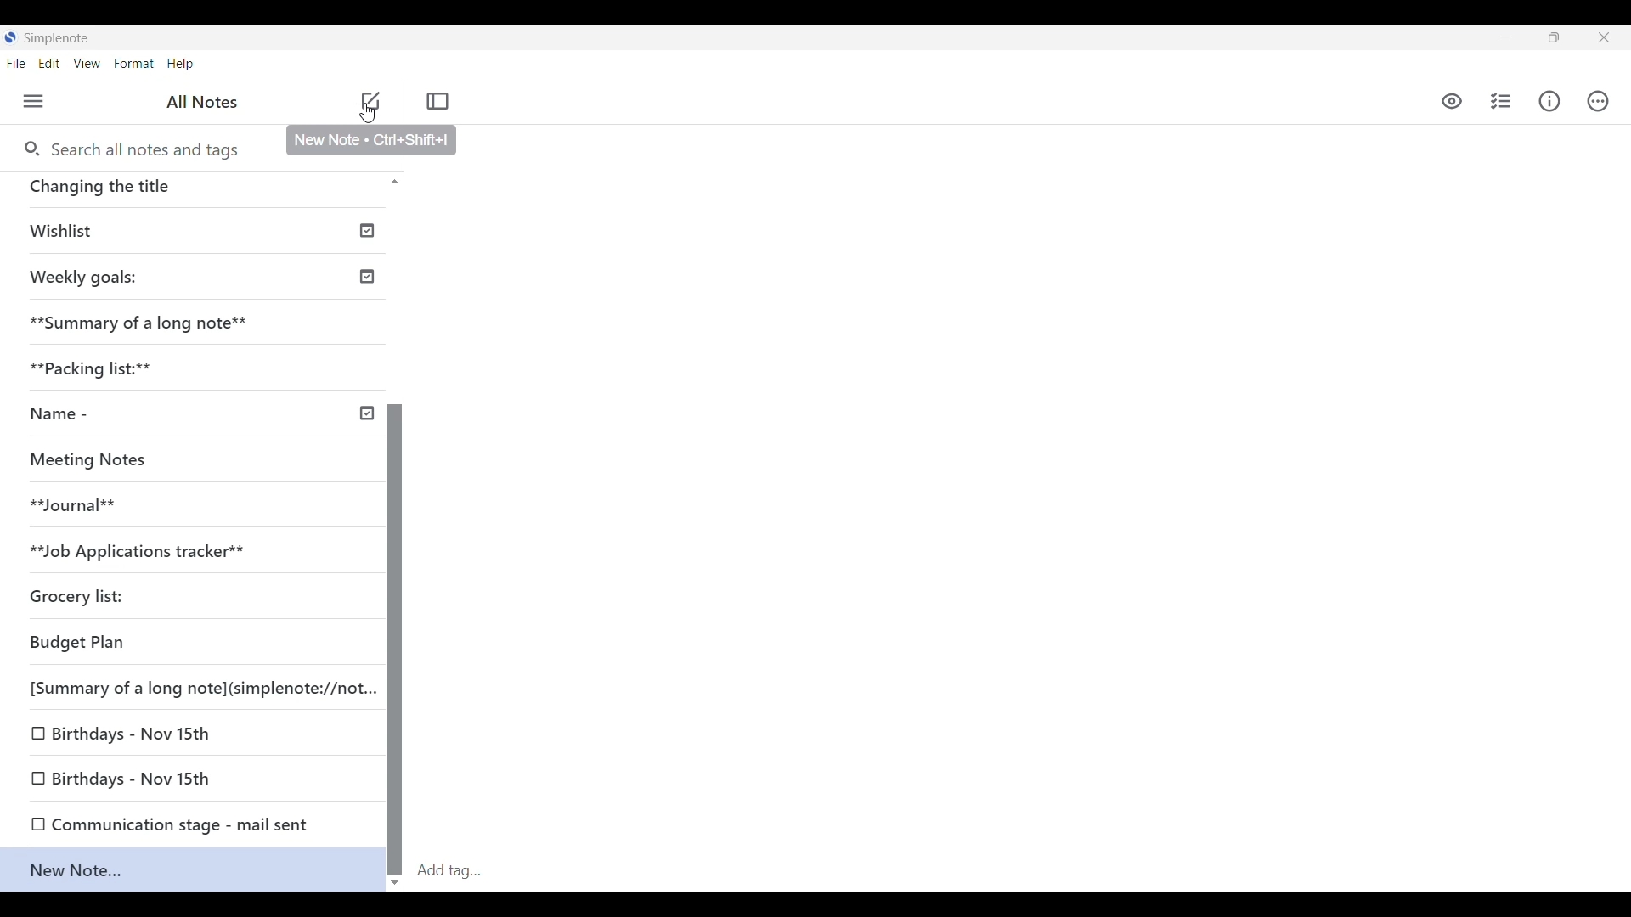  What do you see at coordinates (369, 230) in the screenshot?
I see `published` at bounding box center [369, 230].